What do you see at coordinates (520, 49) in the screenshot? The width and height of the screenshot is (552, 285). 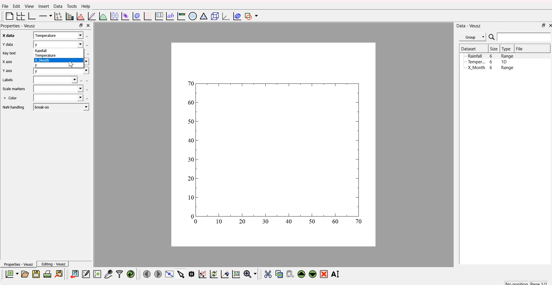 I see `File` at bounding box center [520, 49].